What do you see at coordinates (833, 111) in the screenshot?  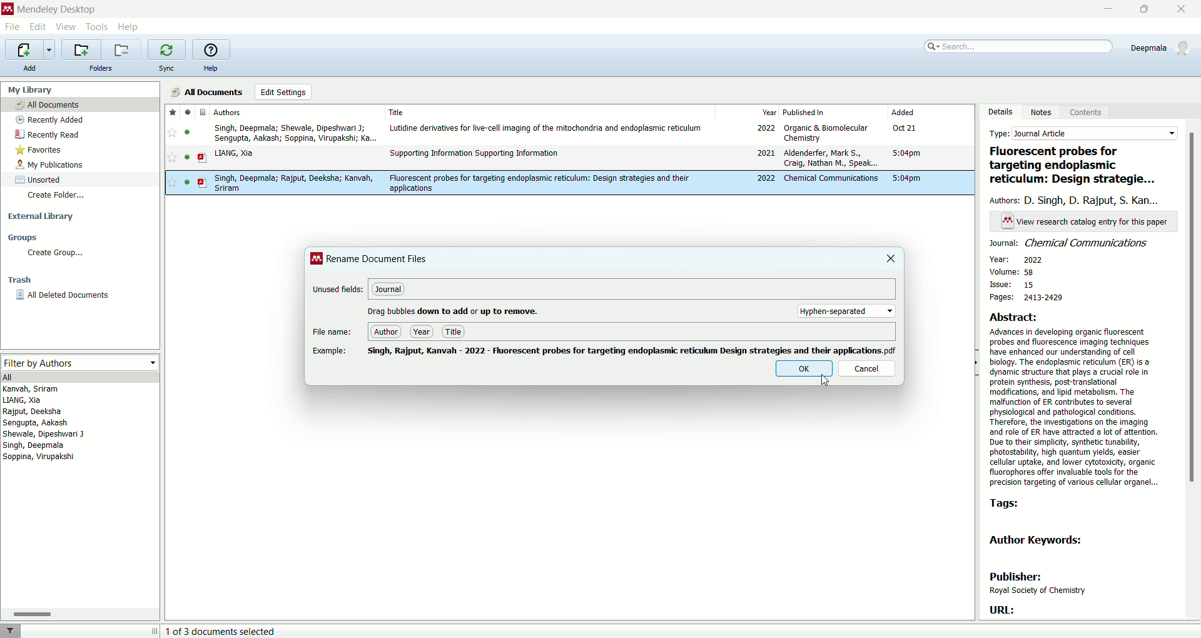 I see `published in` at bounding box center [833, 111].